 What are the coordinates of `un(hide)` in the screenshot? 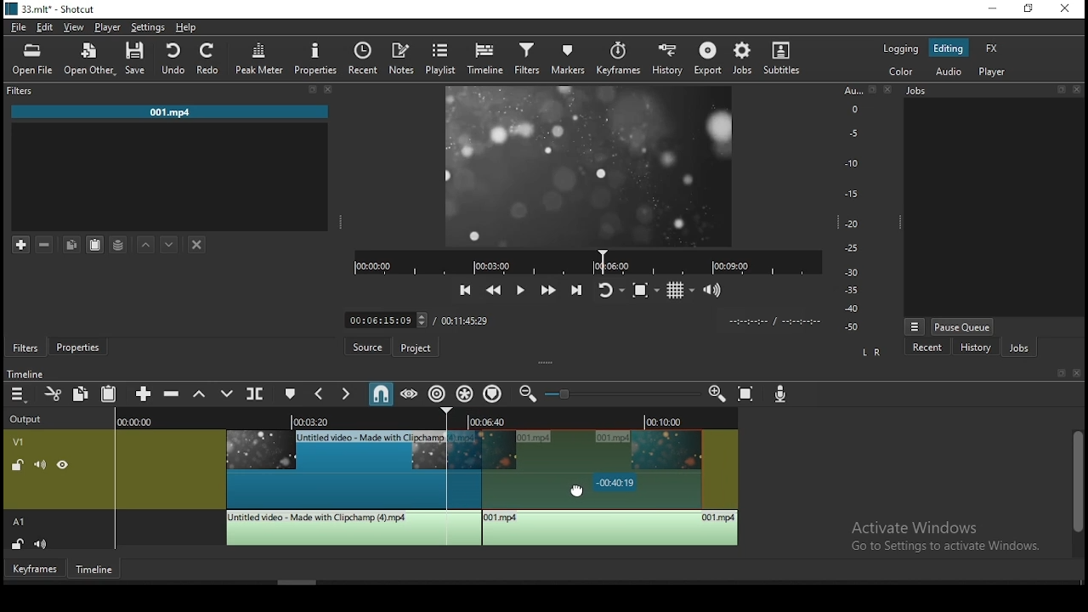 It's located at (61, 466).